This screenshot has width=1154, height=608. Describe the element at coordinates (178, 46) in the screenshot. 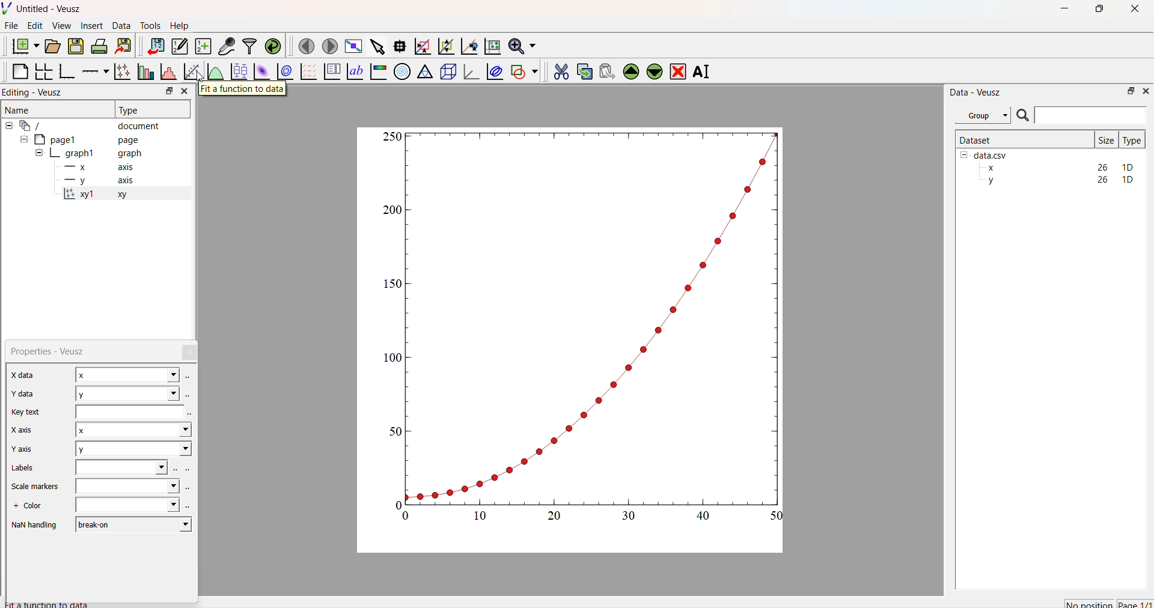

I see `Edit or enter new dataset` at that location.